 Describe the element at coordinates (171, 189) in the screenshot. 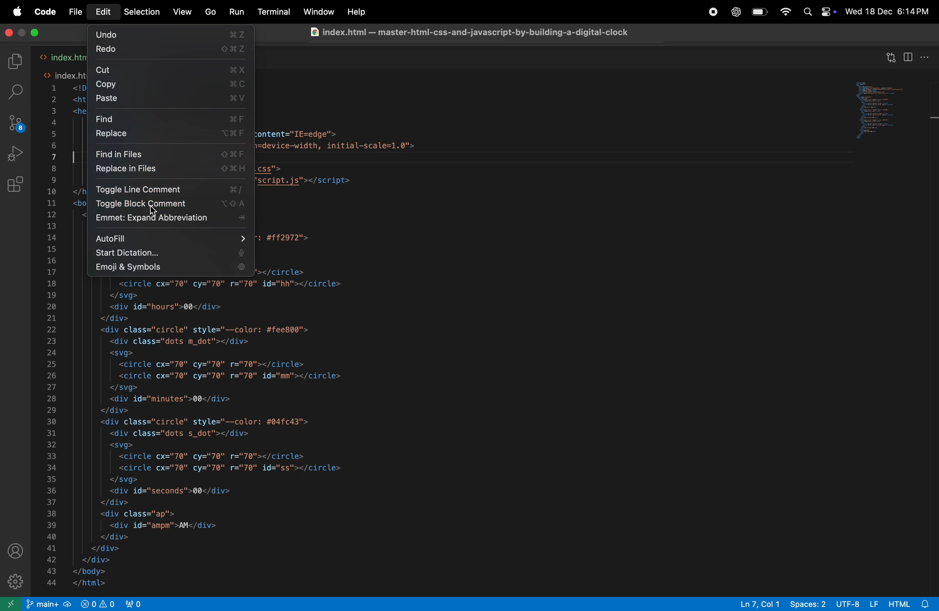

I see `toggle line comments` at that location.